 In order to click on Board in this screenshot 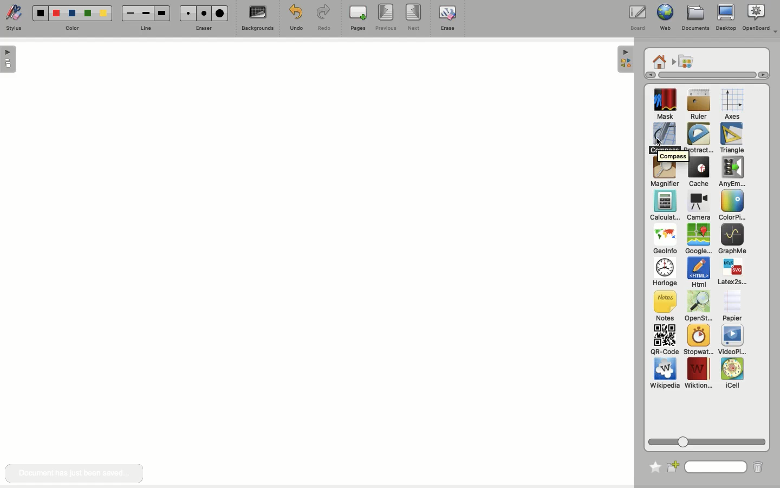, I will do `click(637, 18)`.